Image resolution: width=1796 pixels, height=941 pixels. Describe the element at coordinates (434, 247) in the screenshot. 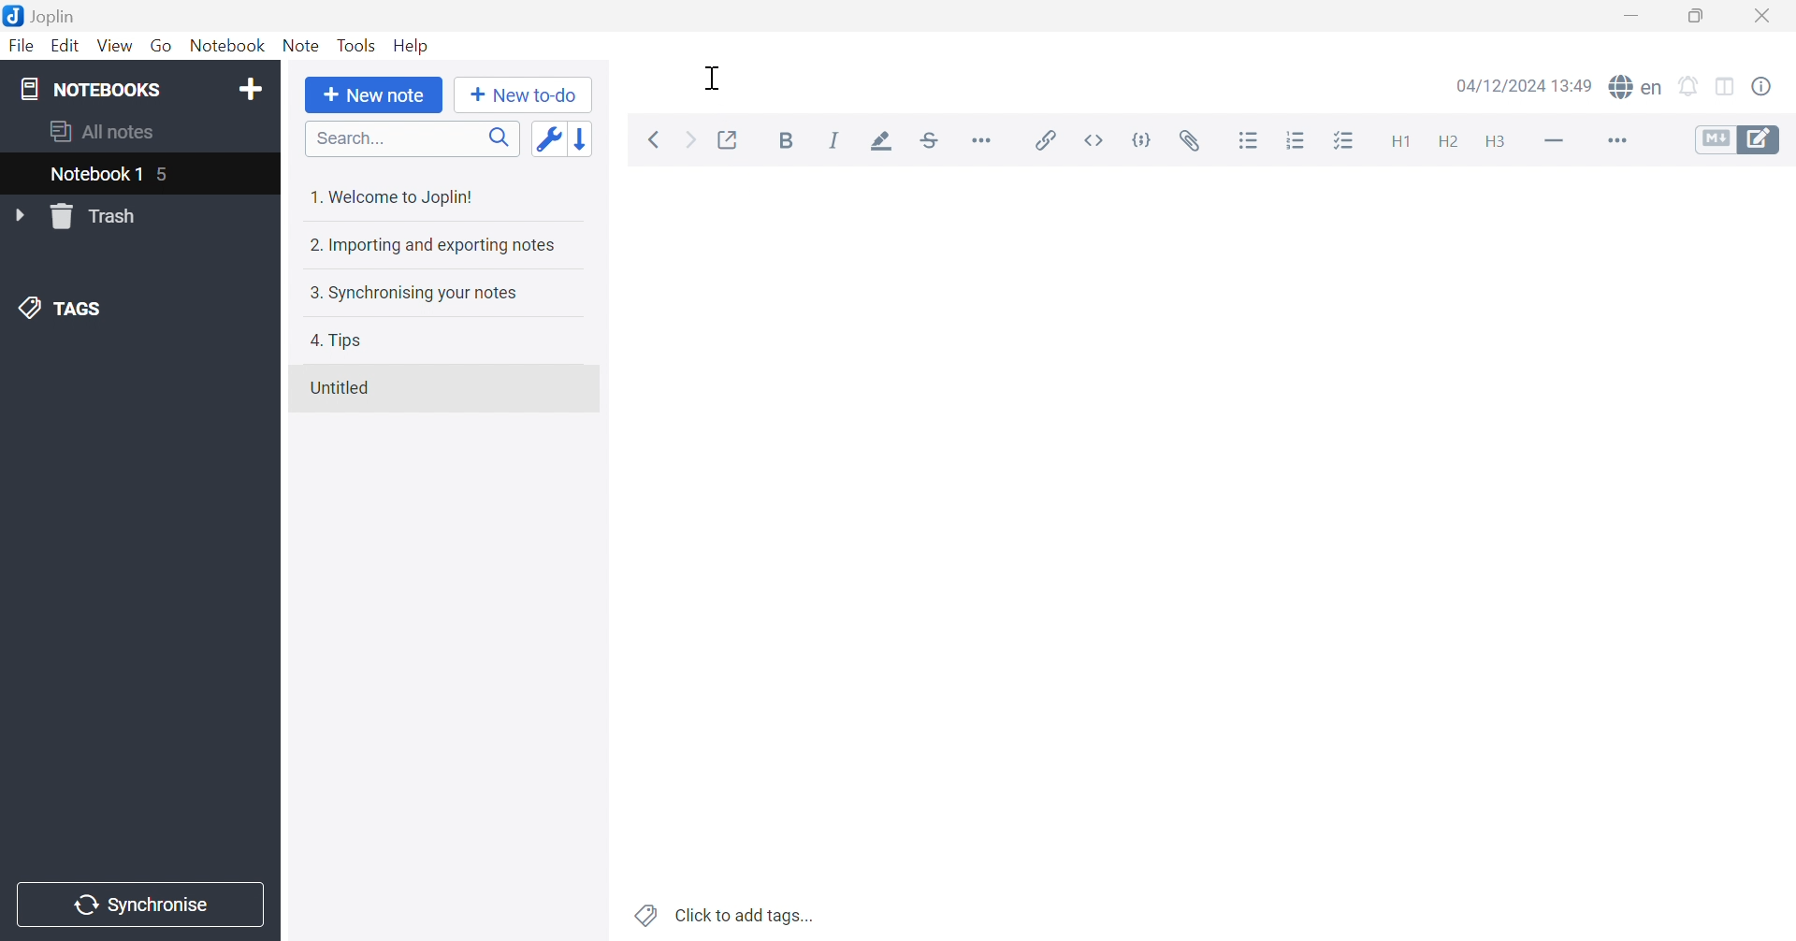

I see `2. Importing and exporting notes` at that location.